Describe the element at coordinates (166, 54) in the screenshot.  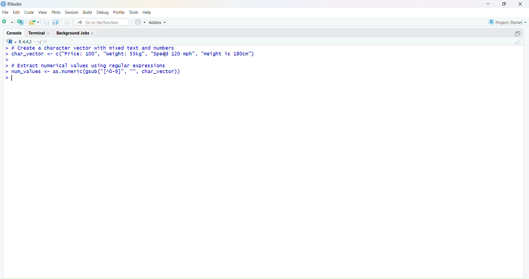
I see `cursor` at that location.